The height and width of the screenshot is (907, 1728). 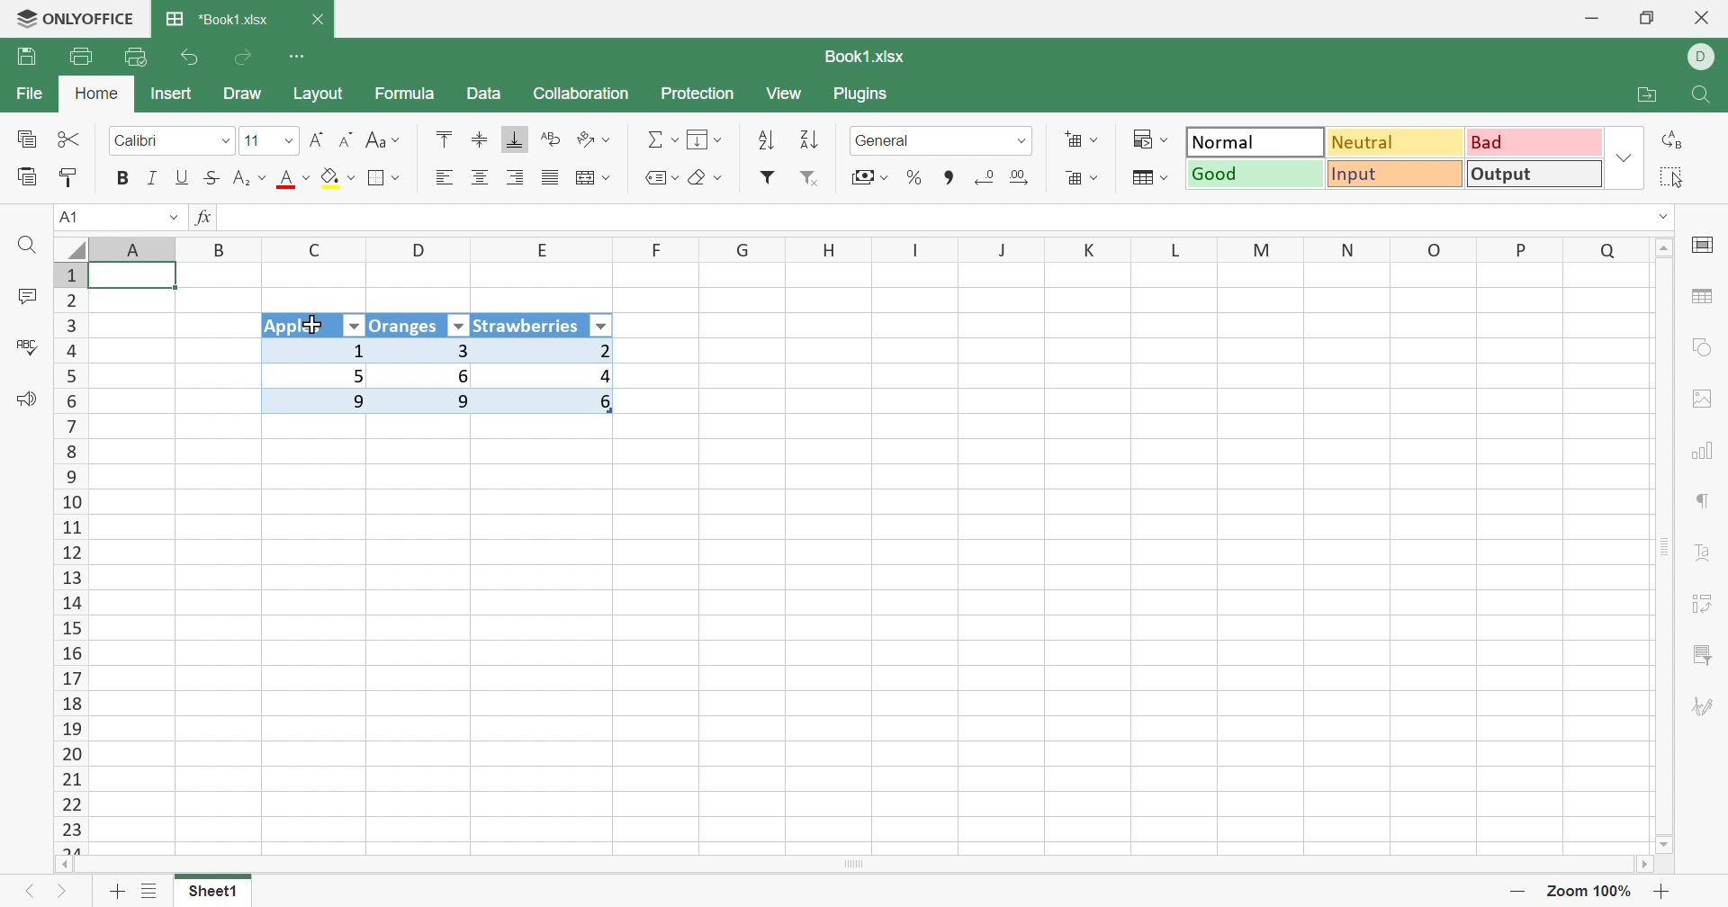 What do you see at coordinates (1666, 892) in the screenshot?
I see `Zoom in` at bounding box center [1666, 892].